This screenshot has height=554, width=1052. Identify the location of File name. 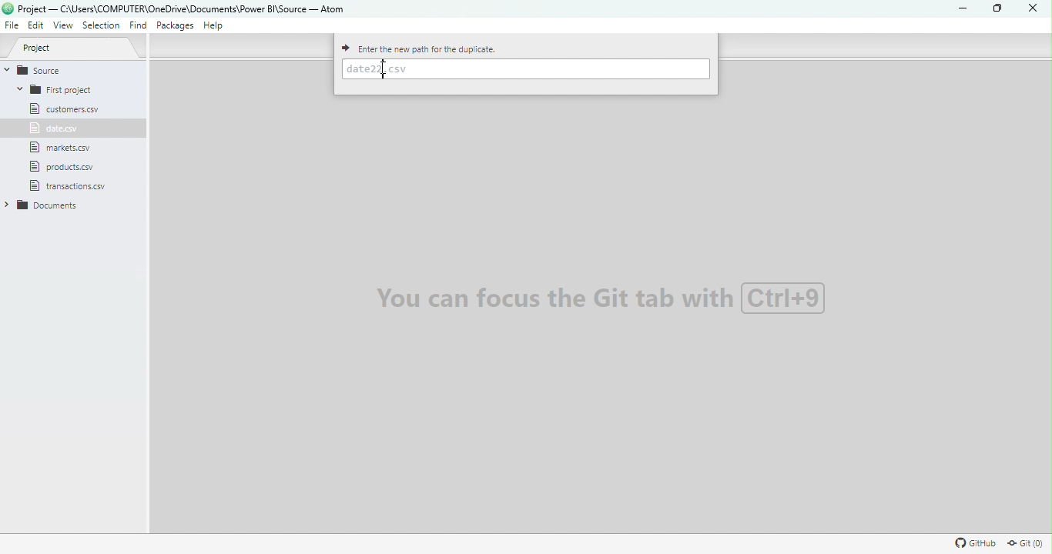
(183, 8).